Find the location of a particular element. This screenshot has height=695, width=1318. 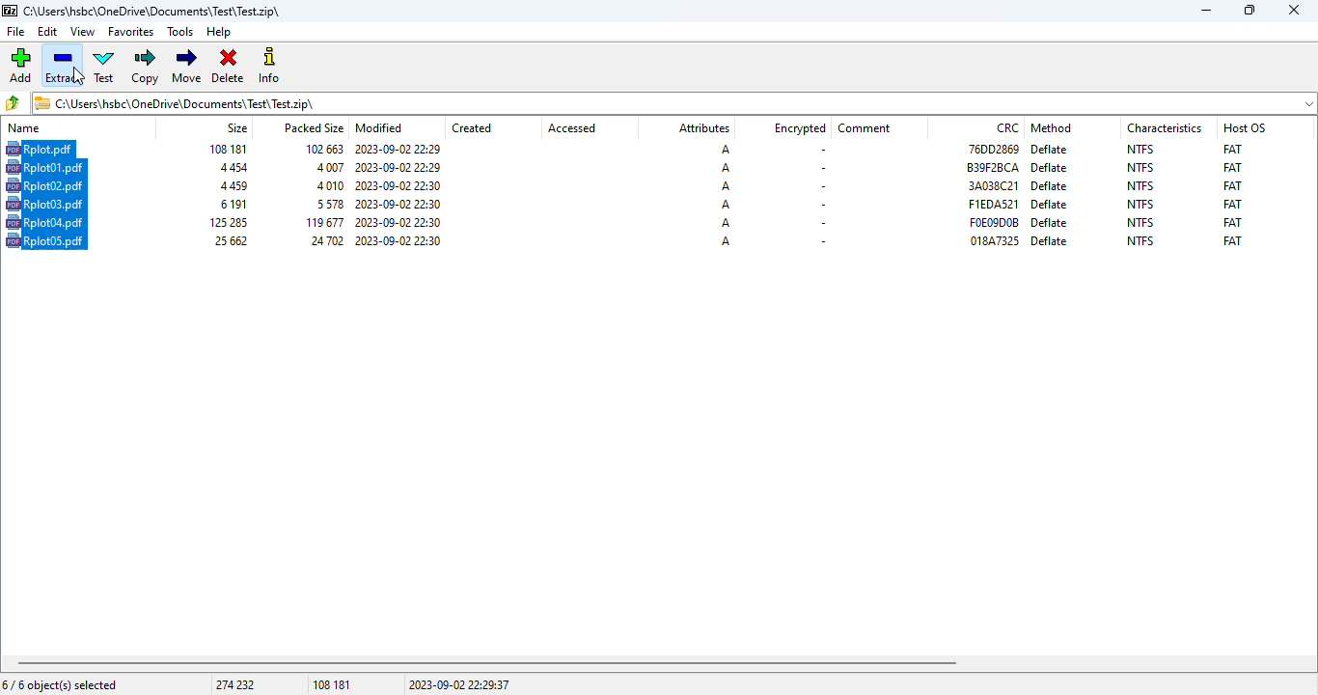

test is located at coordinates (105, 67).